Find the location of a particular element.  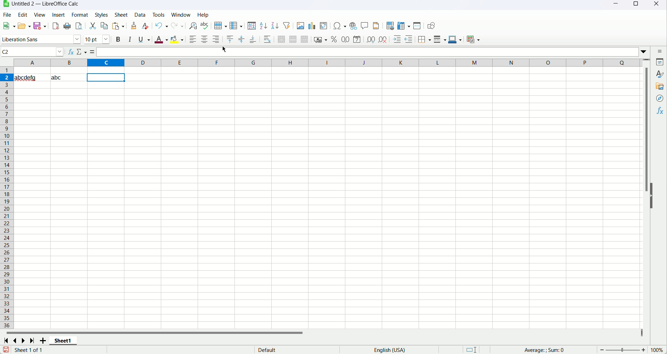

draw function is located at coordinates (432, 26).